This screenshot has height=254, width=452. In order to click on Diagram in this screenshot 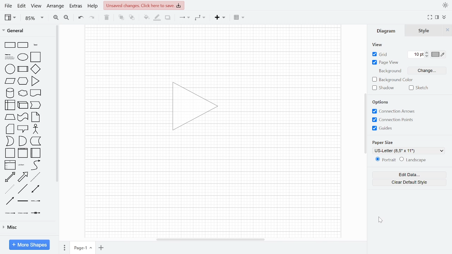, I will do `click(386, 30)`.